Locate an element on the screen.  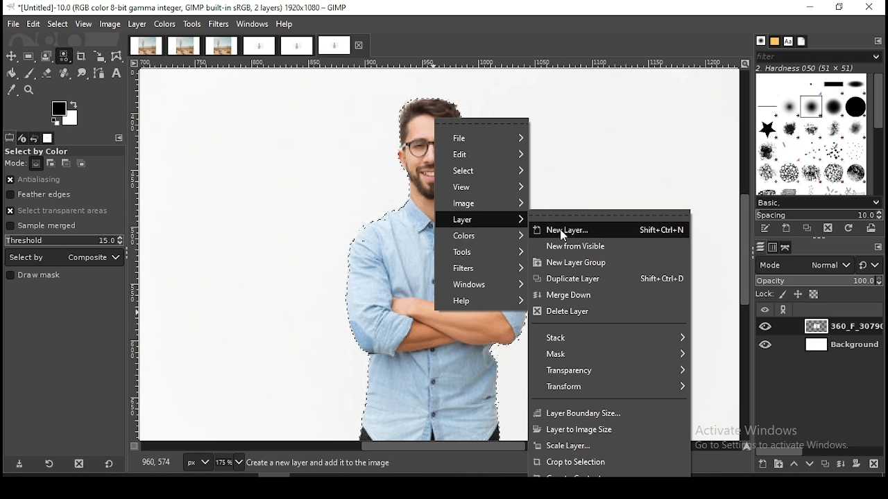
delete layer is located at coordinates (608, 313).